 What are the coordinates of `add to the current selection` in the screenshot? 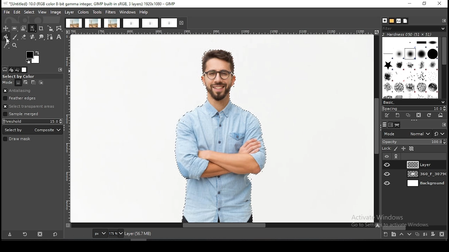 It's located at (25, 83).